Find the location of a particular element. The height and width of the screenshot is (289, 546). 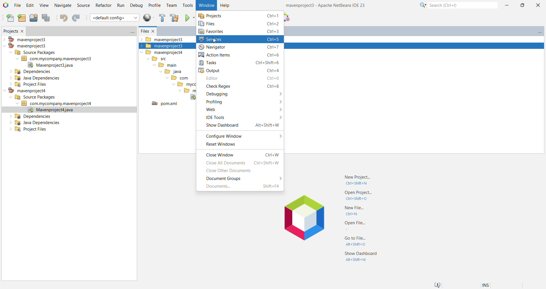

Java Dependencies is located at coordinates (36, 123).